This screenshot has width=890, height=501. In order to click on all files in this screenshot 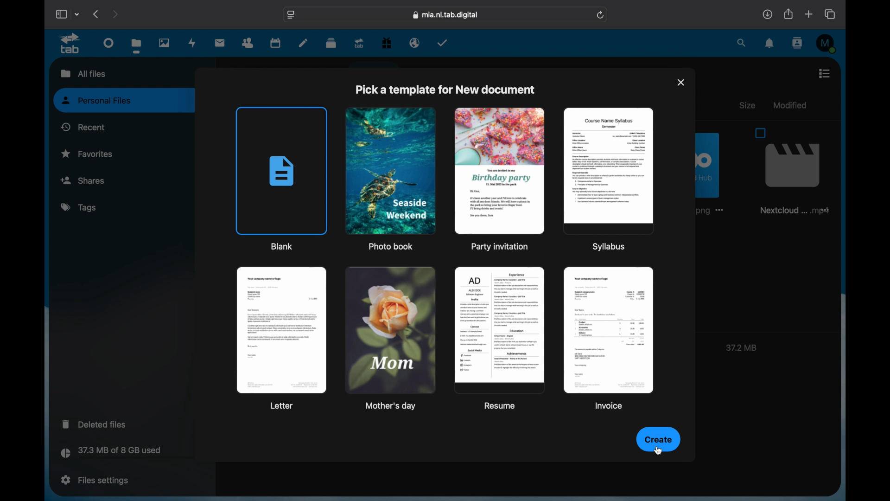, I will do `click(82, 73)`.